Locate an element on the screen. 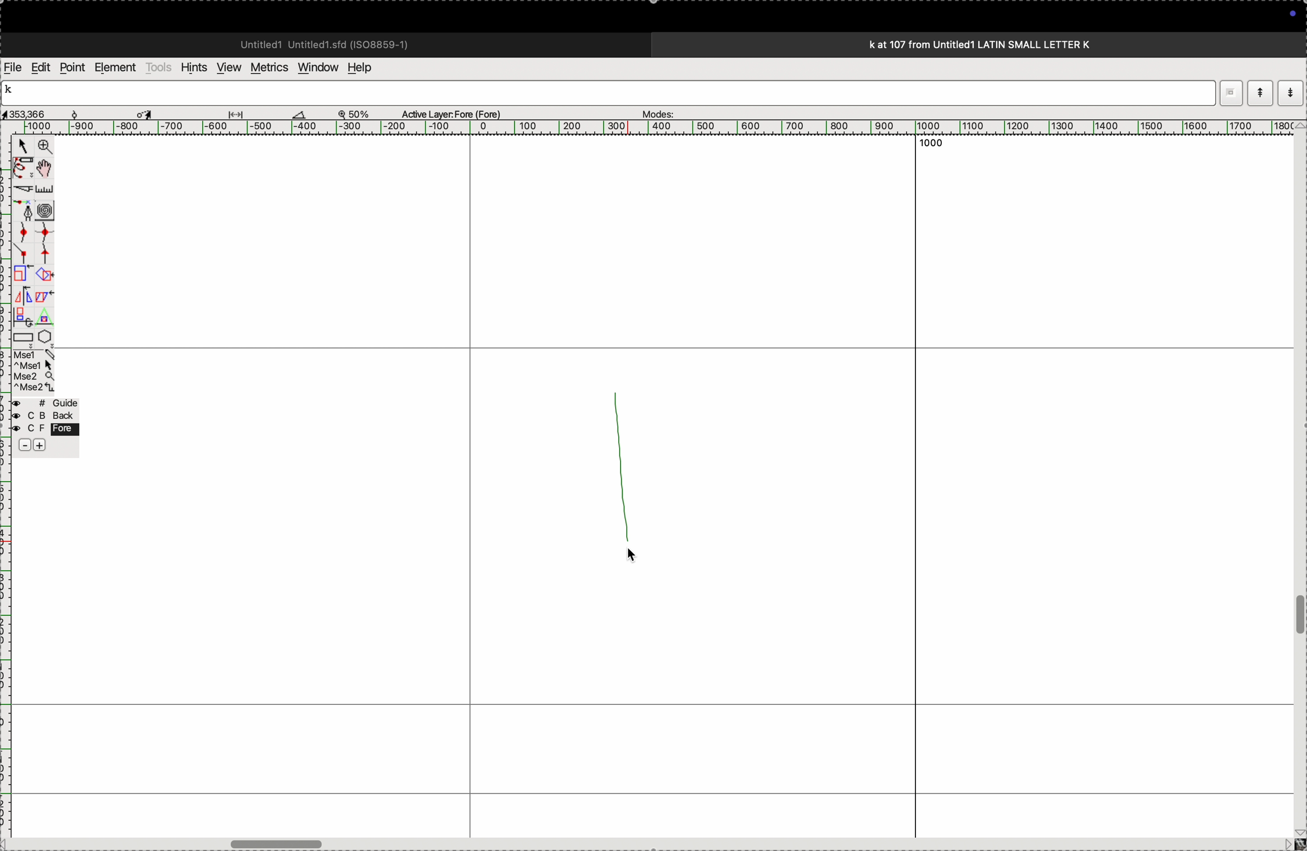  cursor is located at coordinates (638, 556).